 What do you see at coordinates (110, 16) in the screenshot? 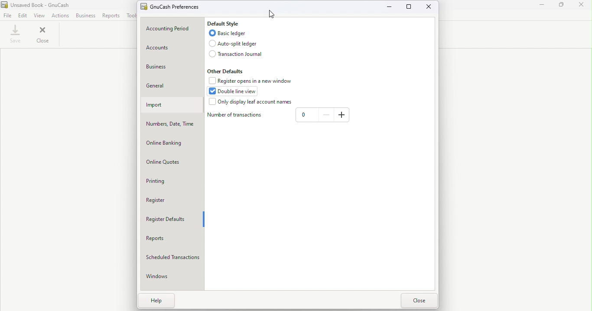
I see `Reports` at bounding box center [110, 16].